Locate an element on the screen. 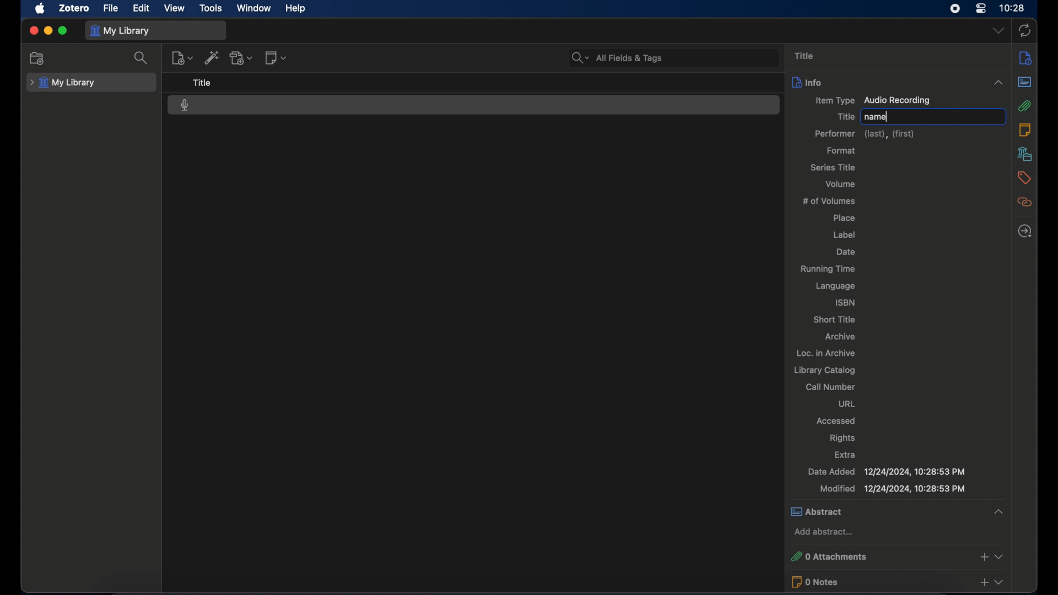 Image resolution: width=1058 pixels, height=595 pixels. title is located at coordinates (844, 117).